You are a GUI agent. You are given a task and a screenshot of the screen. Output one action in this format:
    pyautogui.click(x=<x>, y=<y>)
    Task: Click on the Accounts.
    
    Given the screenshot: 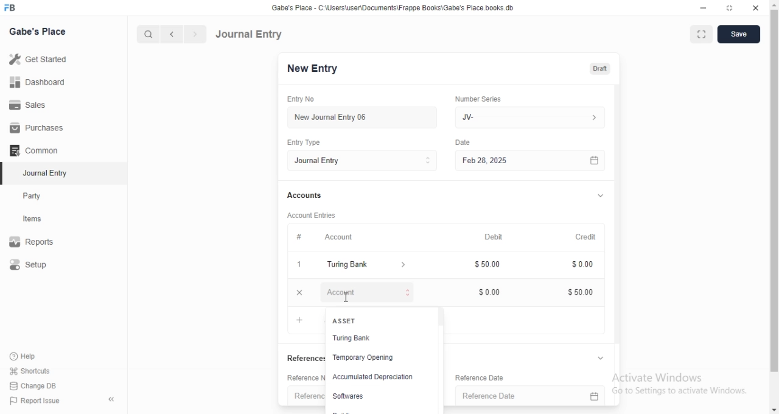 What is the action you would take?
    pyautogui.click(x=315, y=196)
    